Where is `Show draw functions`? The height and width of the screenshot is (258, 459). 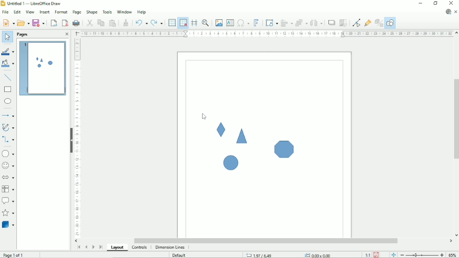 Show draw functions is located at coordinates (390, 22).